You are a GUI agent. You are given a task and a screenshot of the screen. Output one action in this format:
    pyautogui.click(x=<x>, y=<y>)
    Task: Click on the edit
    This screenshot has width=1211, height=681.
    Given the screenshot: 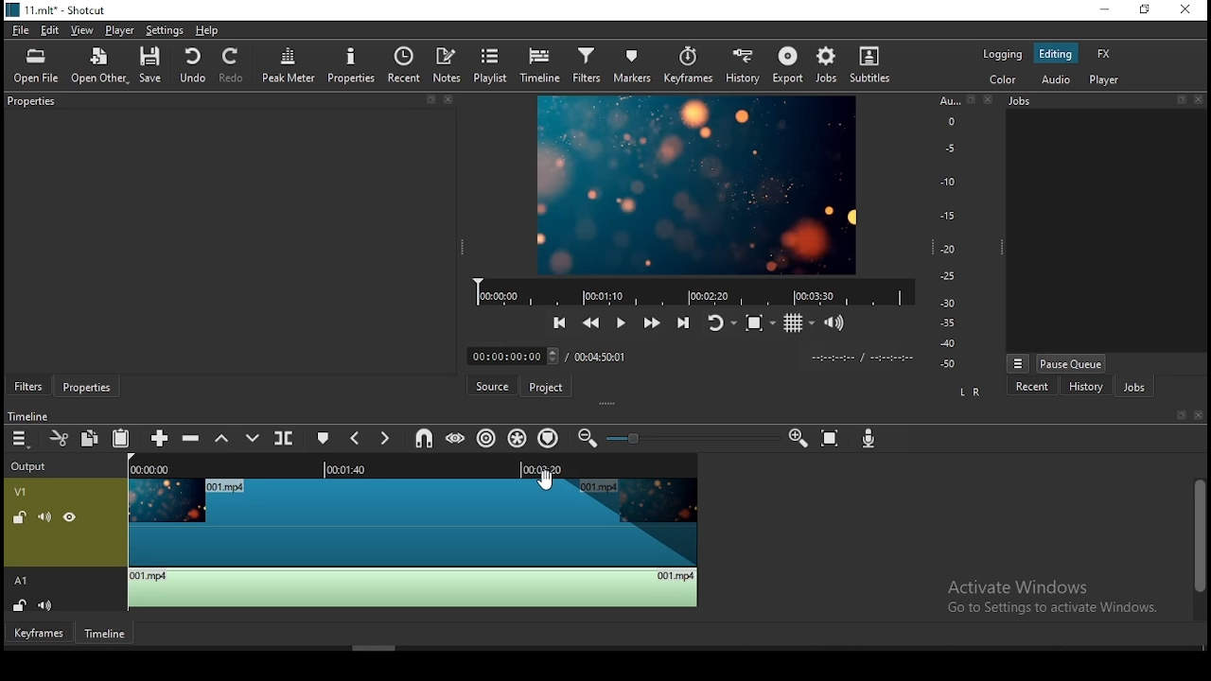 What is the action you would take?
    pyautogui.click(x=51, y=30)
    